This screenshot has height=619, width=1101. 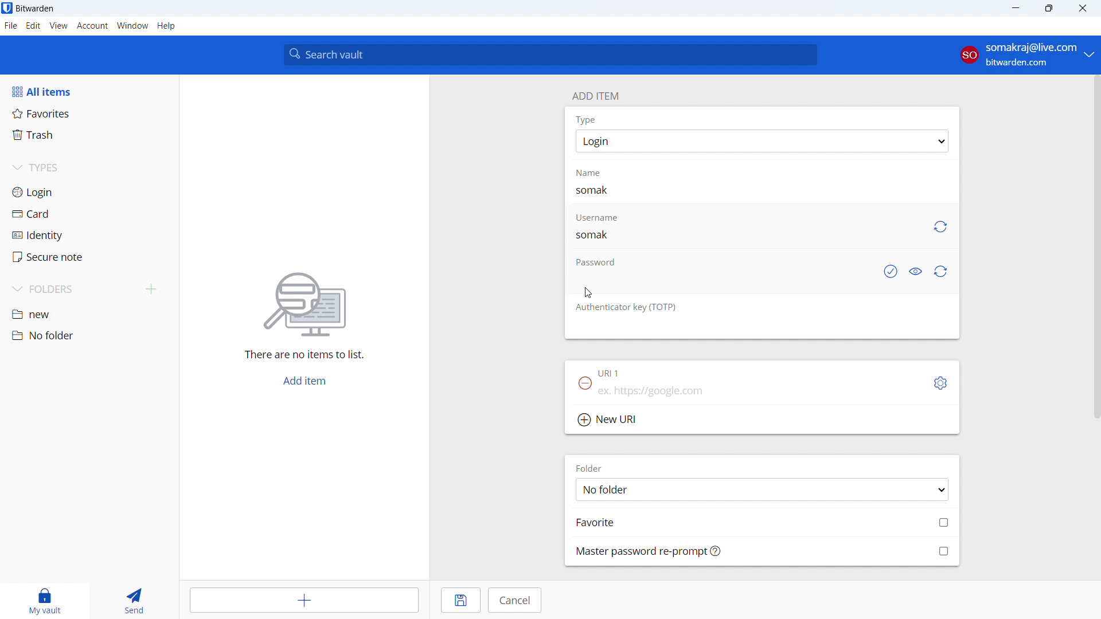 What do you see at coordinates (42, 601) in the screenshot?
I see `my vault` at bounding box center [42, 601].